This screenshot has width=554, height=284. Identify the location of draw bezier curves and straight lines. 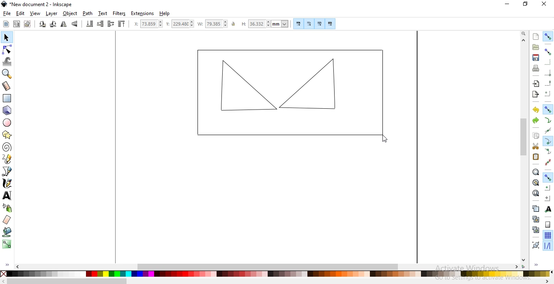
(8, 172).